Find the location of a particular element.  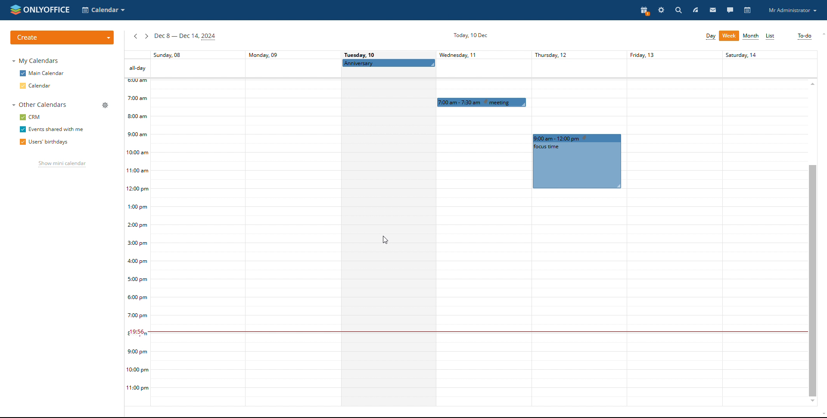

timeline is located at coordinates (137, 243).